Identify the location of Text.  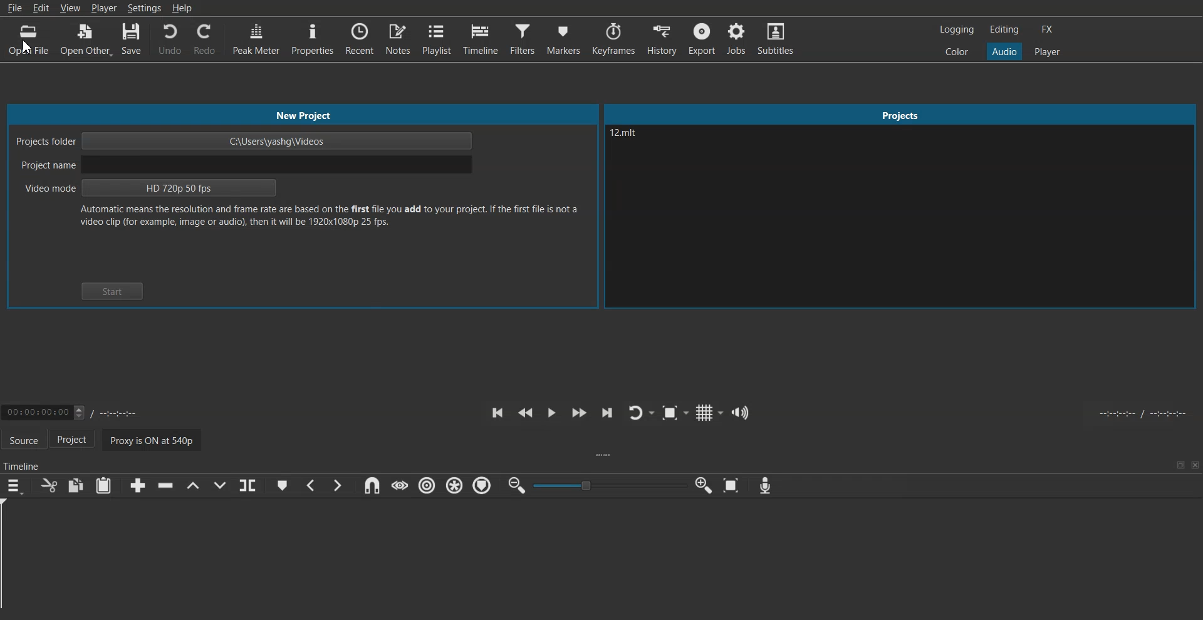
(627, 134).